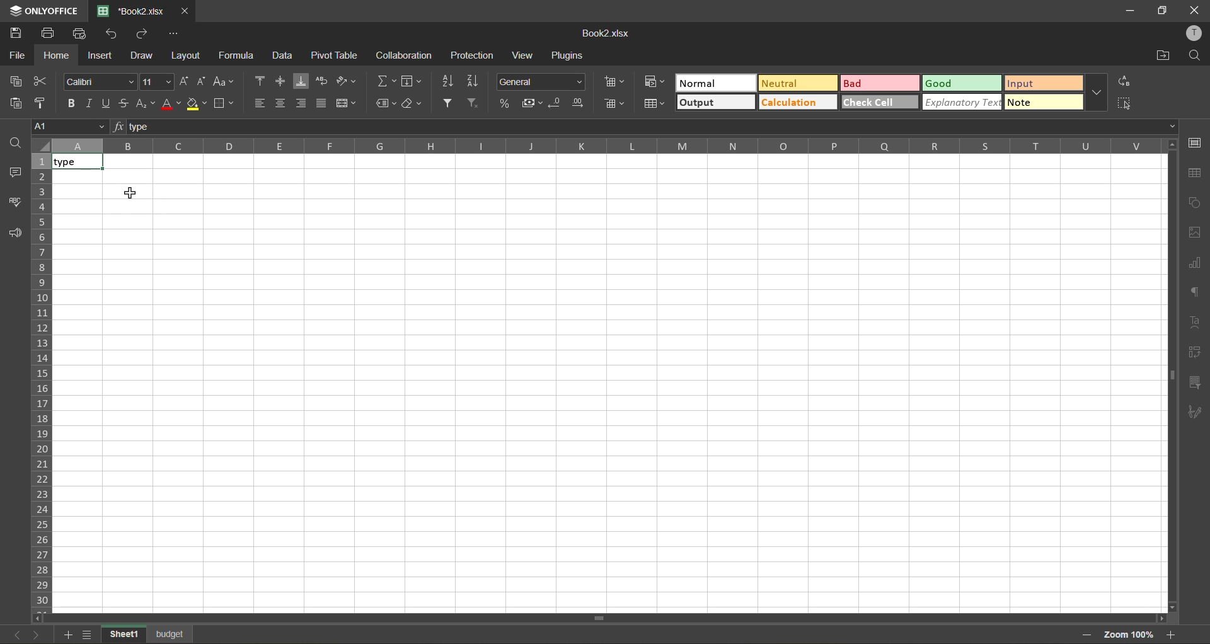  Describe the element at coordinates (473, 81) in the screenshot. I see `sort descending` at that location.